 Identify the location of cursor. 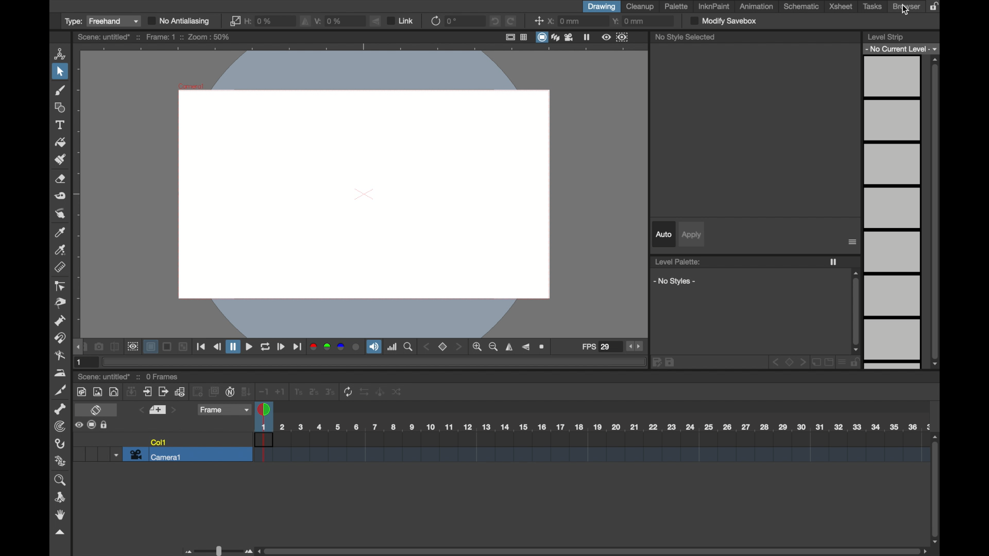
(905, 11).